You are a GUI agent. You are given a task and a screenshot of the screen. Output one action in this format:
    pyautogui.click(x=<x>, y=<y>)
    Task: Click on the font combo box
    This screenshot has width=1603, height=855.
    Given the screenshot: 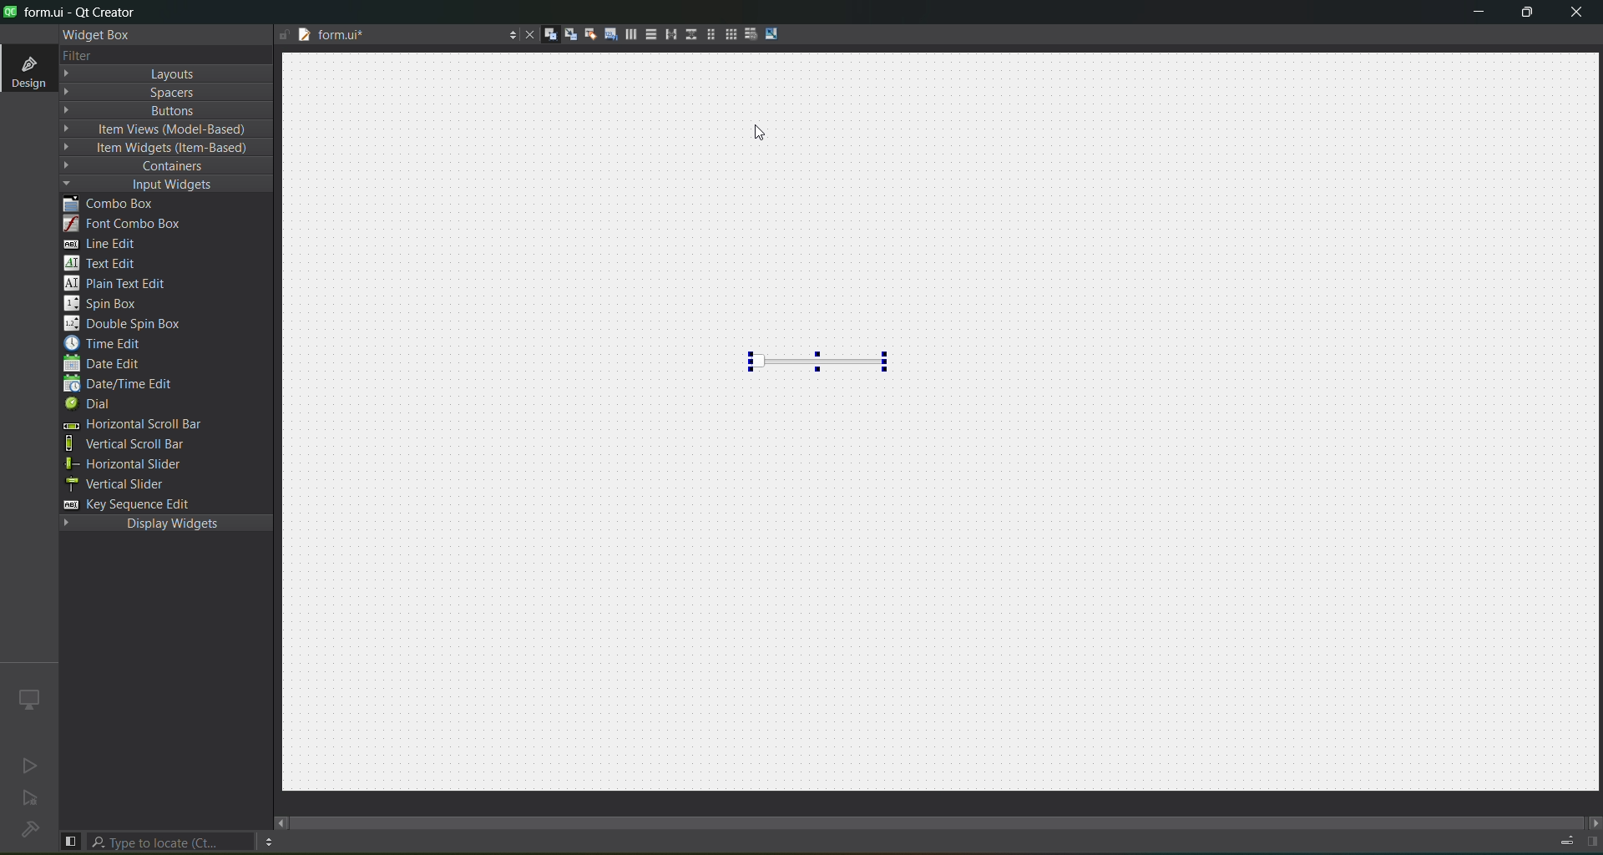 What is the action you would take?
    pyautogui.click(x=123, y=223)
    